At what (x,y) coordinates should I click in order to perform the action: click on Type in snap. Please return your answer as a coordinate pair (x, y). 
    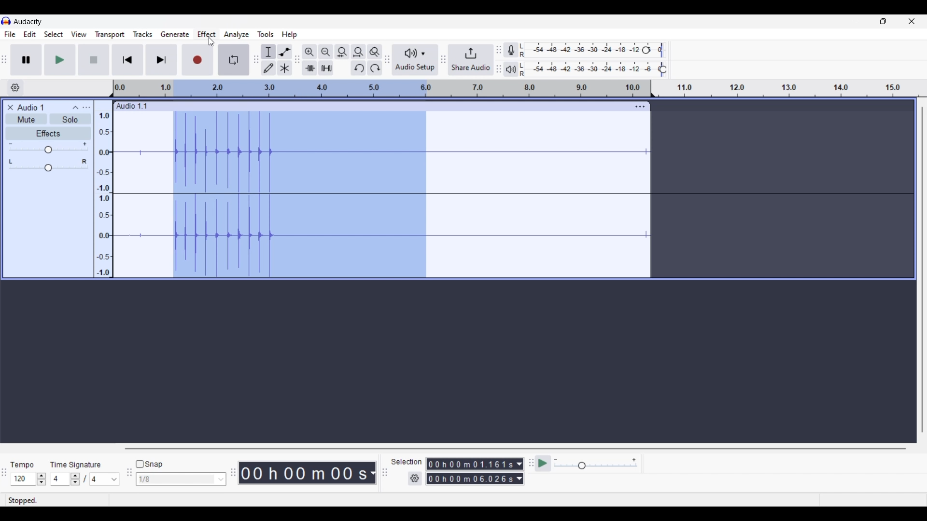
    Looking at the image, I should click on (176, 480).